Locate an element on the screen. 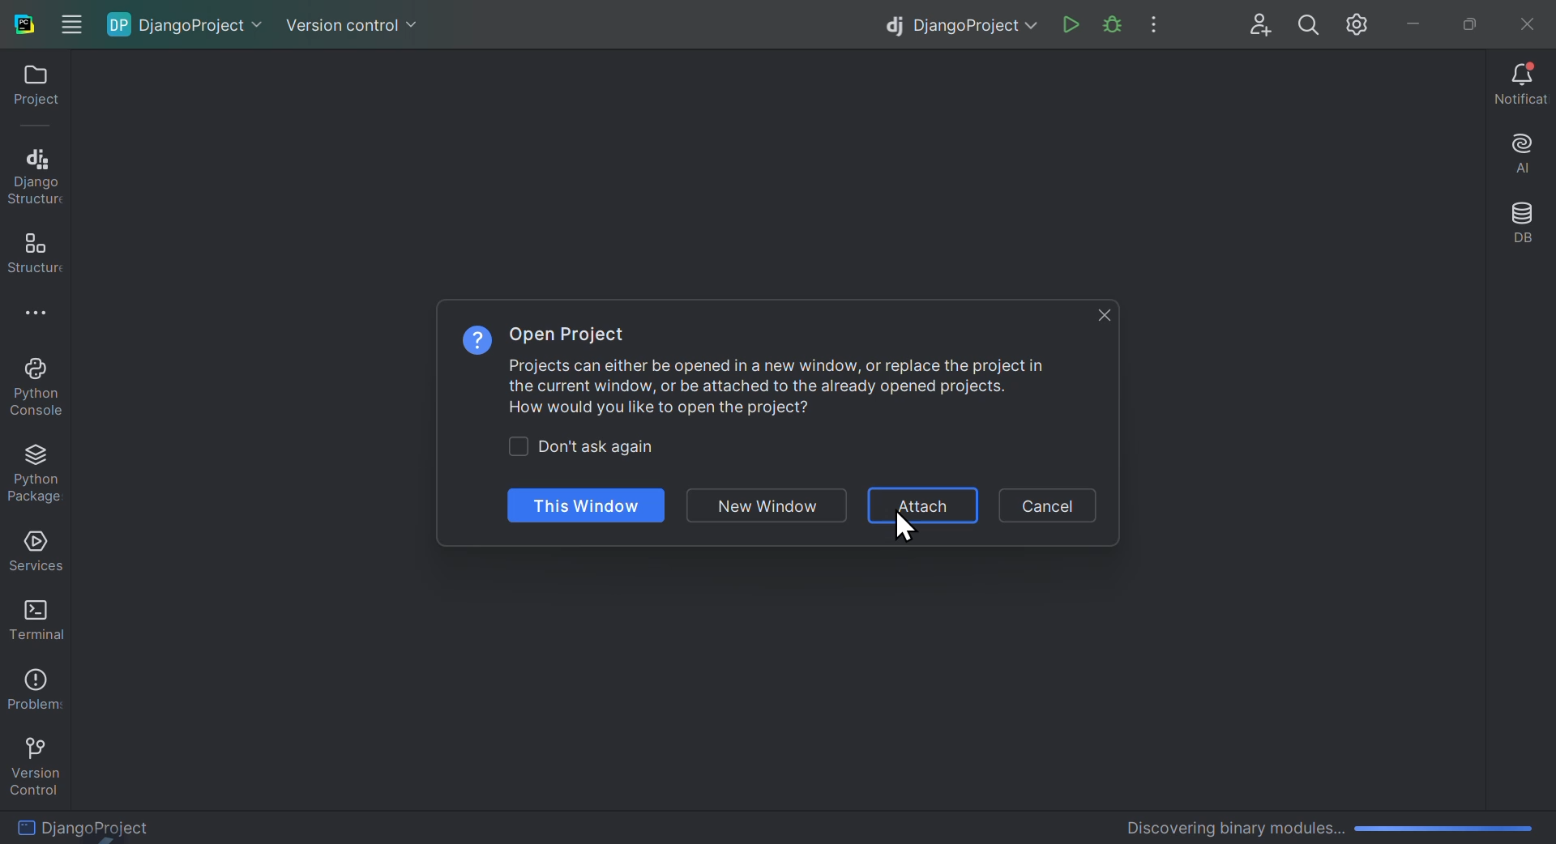  Text is located at coordinates (778, 391).